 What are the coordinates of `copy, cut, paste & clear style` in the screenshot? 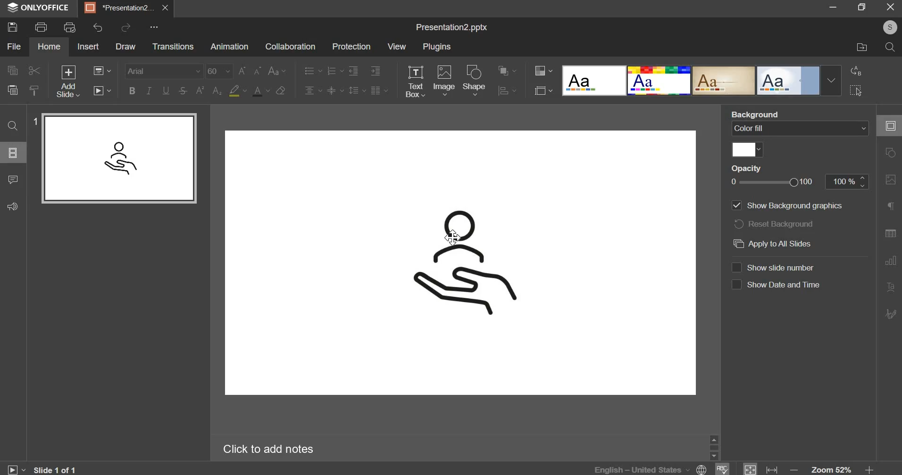 It's located at (24, 81).